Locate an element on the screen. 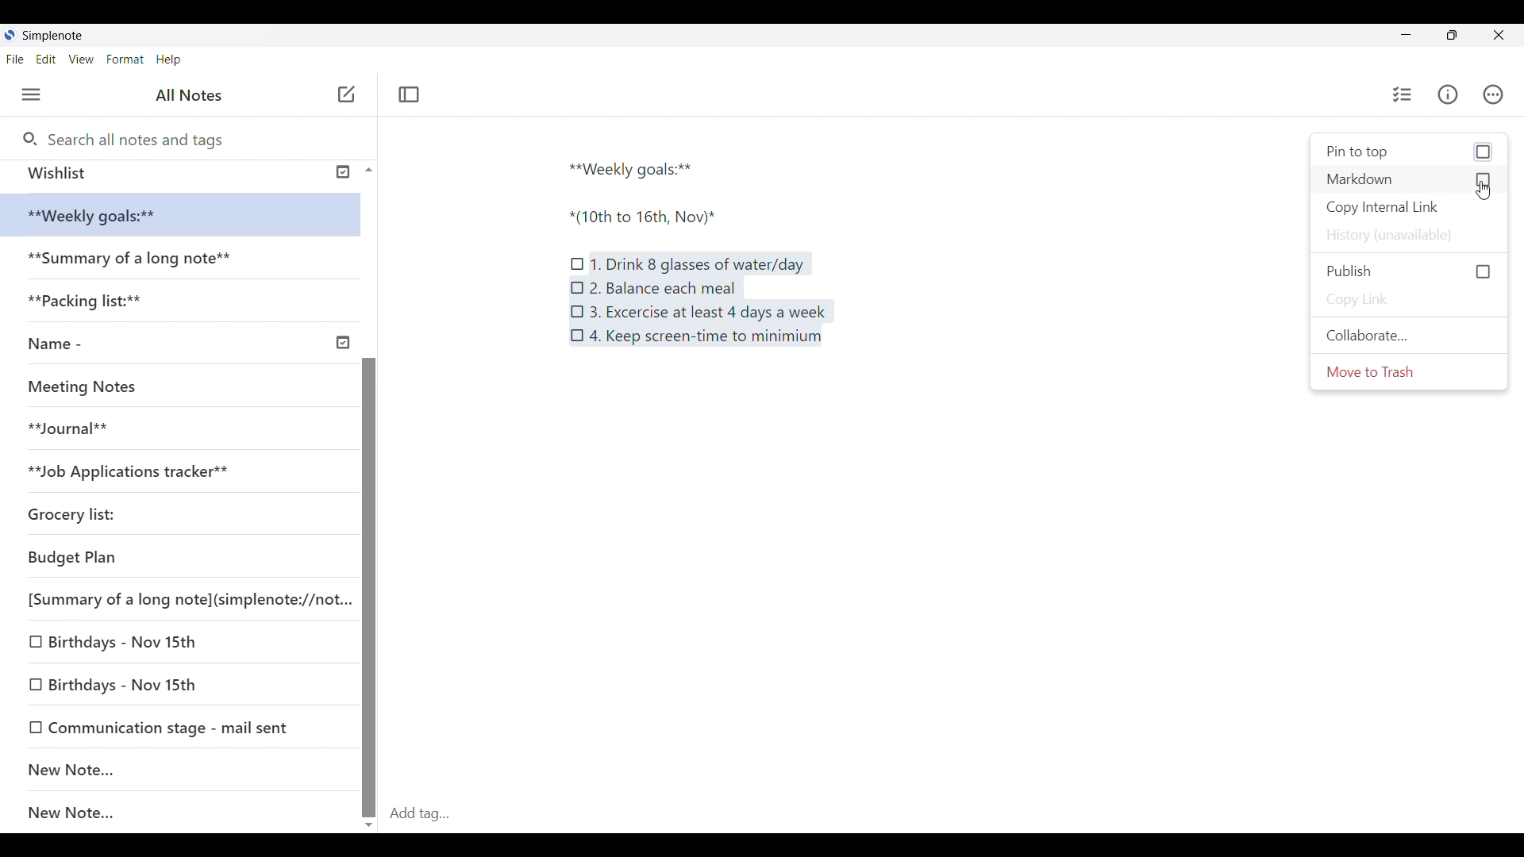 The width and height of the screenshot is (1524, 857). Meeting Notes is located at coordinates (89, 384).